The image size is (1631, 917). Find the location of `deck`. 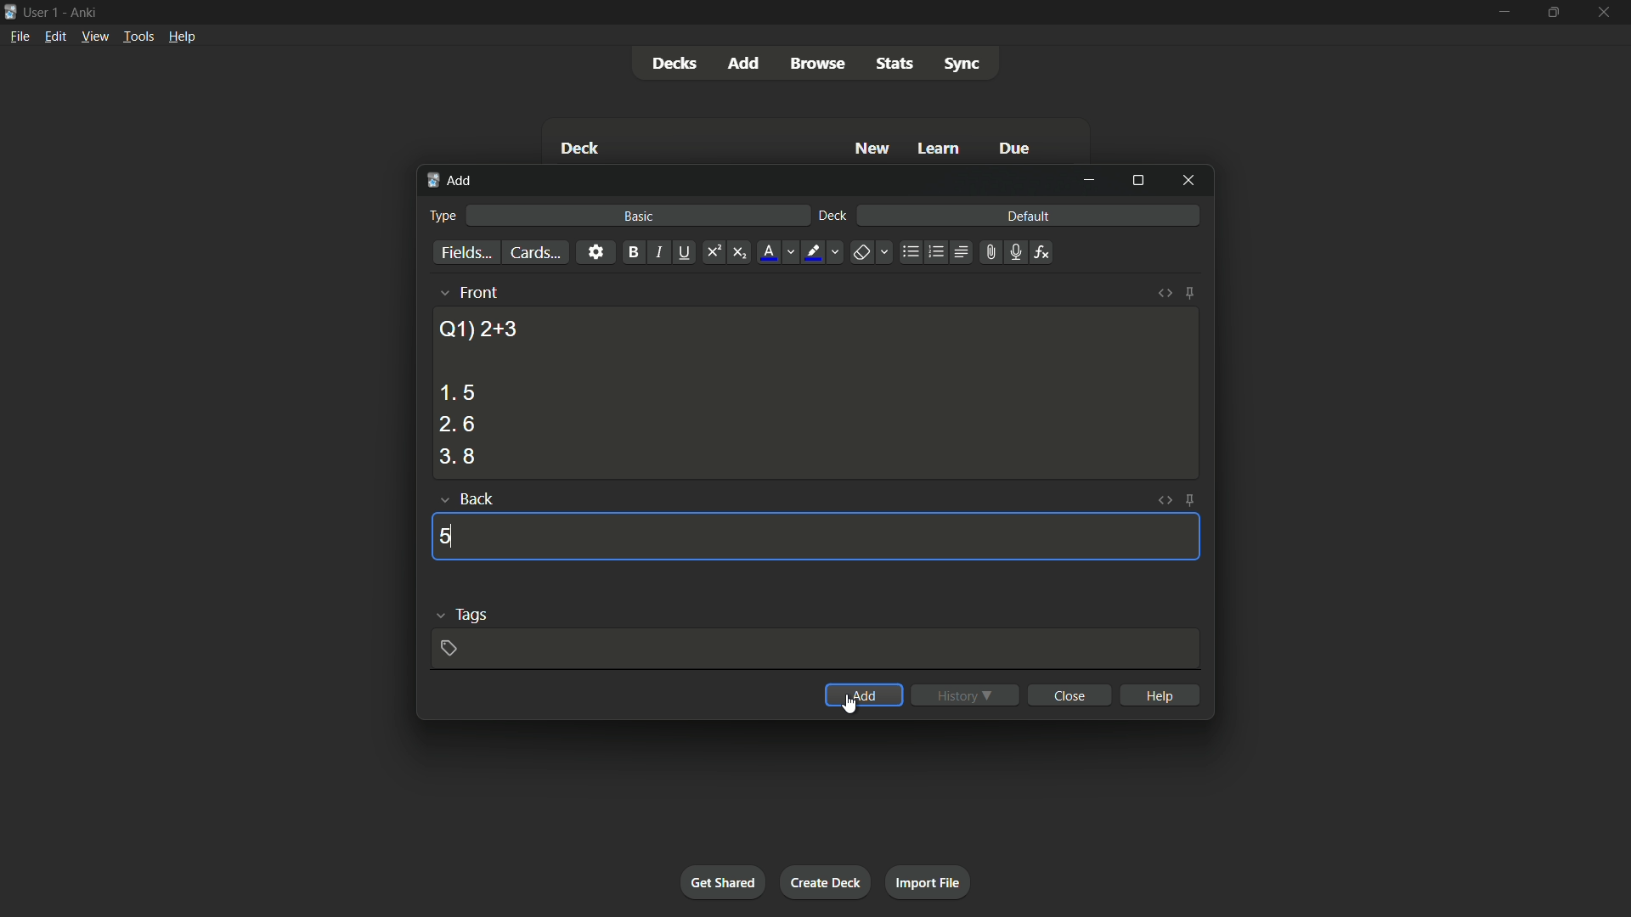

deck is located at coordinates (833, 217).